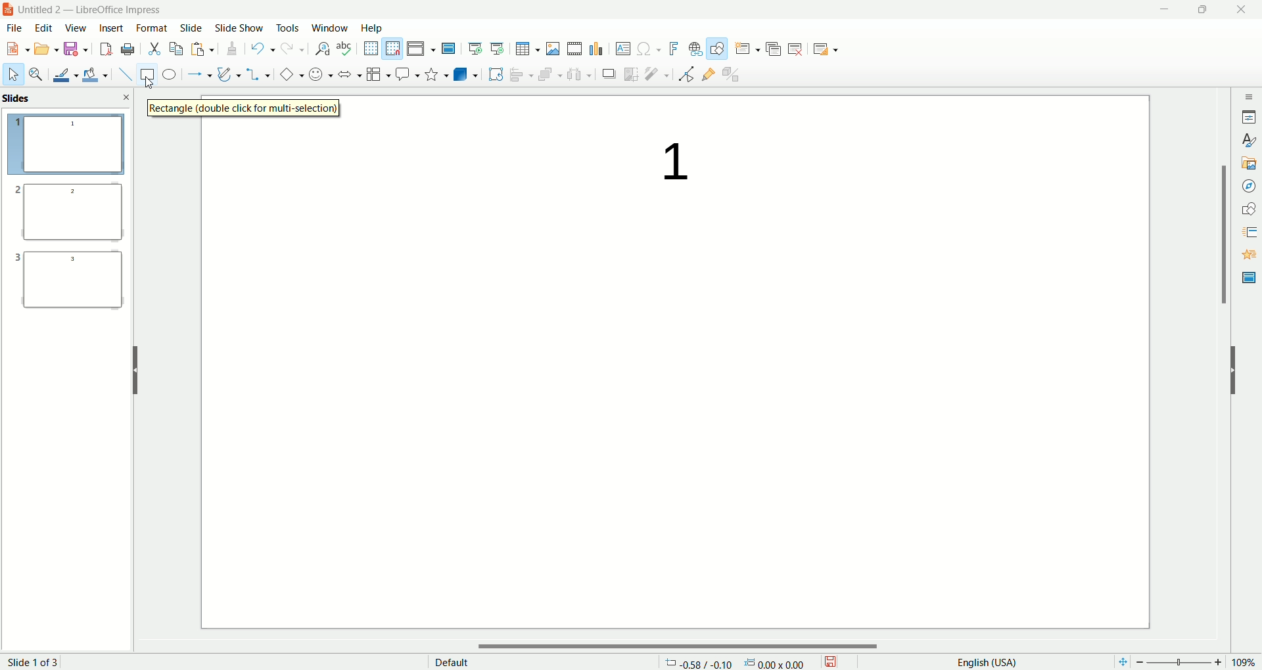 The image size is (1262, 670). I want to click on insert, so click(110, 28).